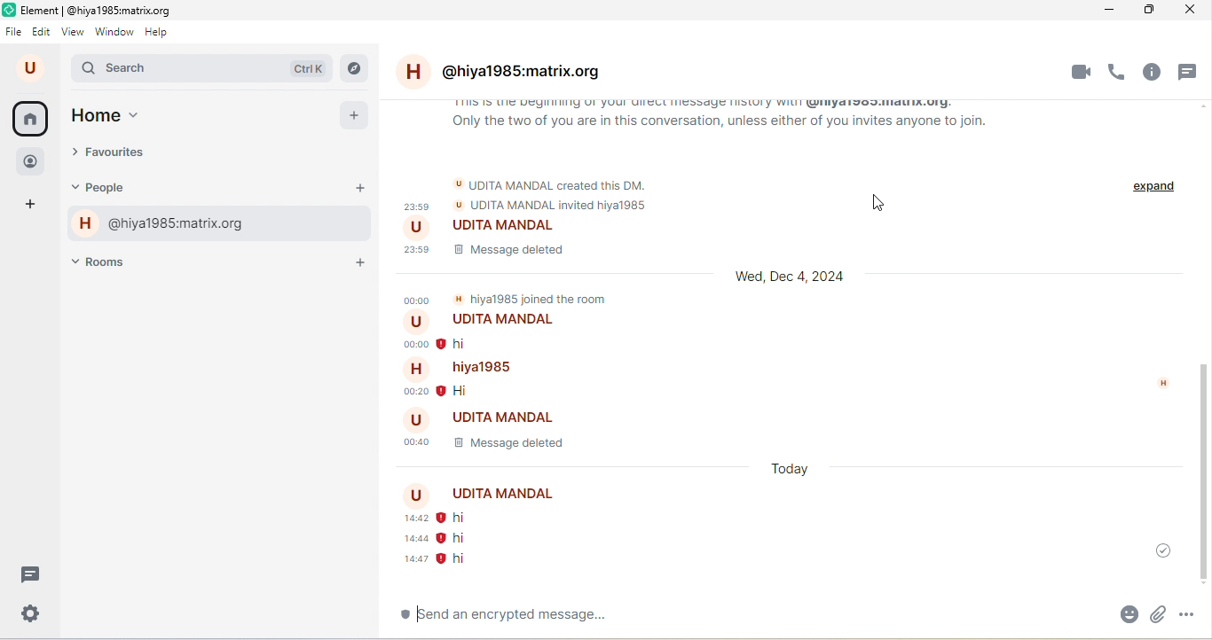  What do you see at coordinates (1155, 549) in the screenshot?
I see `message was sent` at bounding box center [1155, 549].